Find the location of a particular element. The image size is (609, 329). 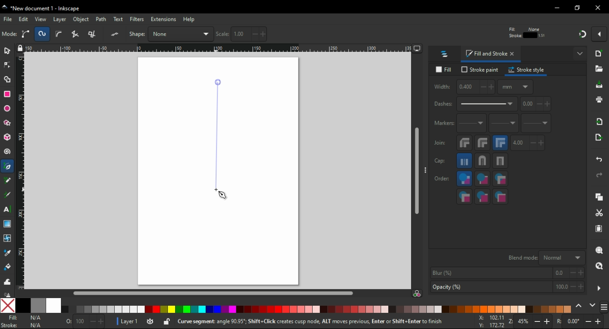

open export is located at coordinates (598, 140).